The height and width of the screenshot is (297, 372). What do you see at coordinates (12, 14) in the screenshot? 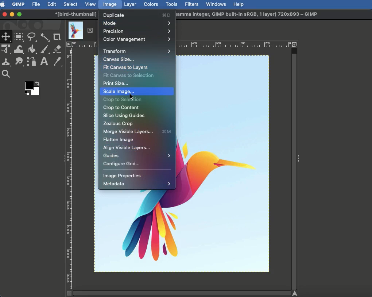
I see `Minimize` at bounding box center [12, 14].